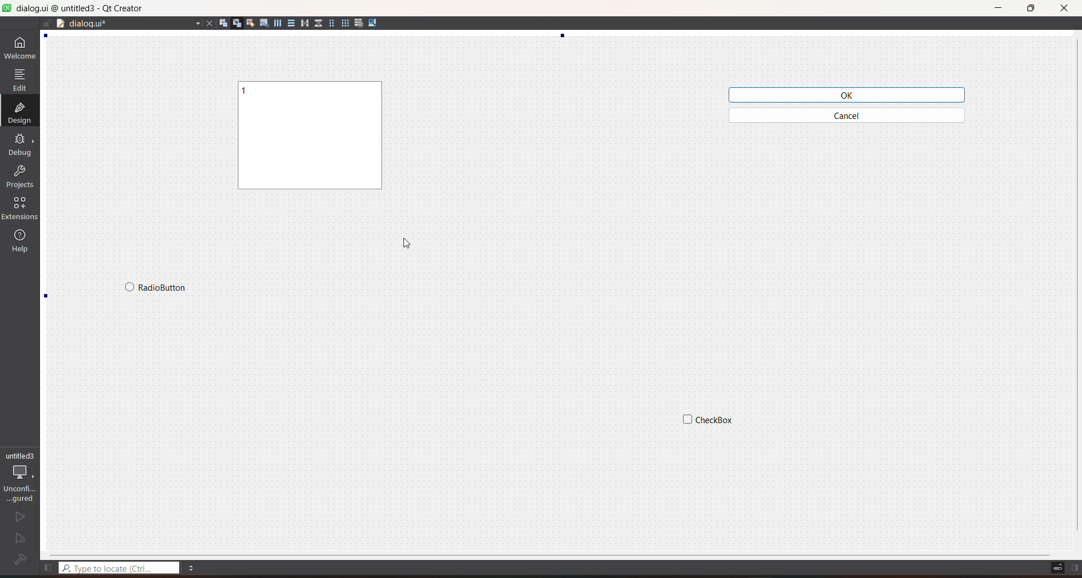  What do you see at coordinates (134, 24) in the screenshot?
I see `current file name` at bounding box center [134, 24].